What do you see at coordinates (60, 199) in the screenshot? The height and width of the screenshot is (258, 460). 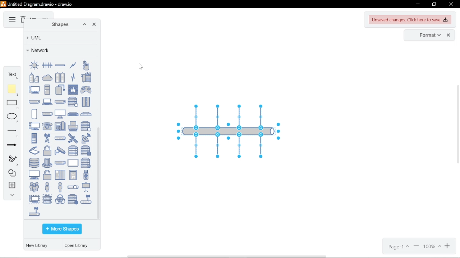 I see `virus` at bounding box center [60, 199].